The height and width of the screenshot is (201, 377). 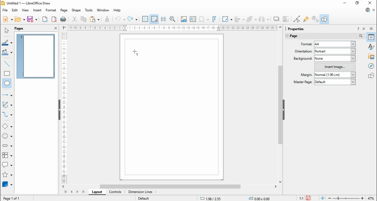 What do you see at coordinates (323, 198) in the screenshot?
I see `fir page to current window` at bounding box center [323, 198].